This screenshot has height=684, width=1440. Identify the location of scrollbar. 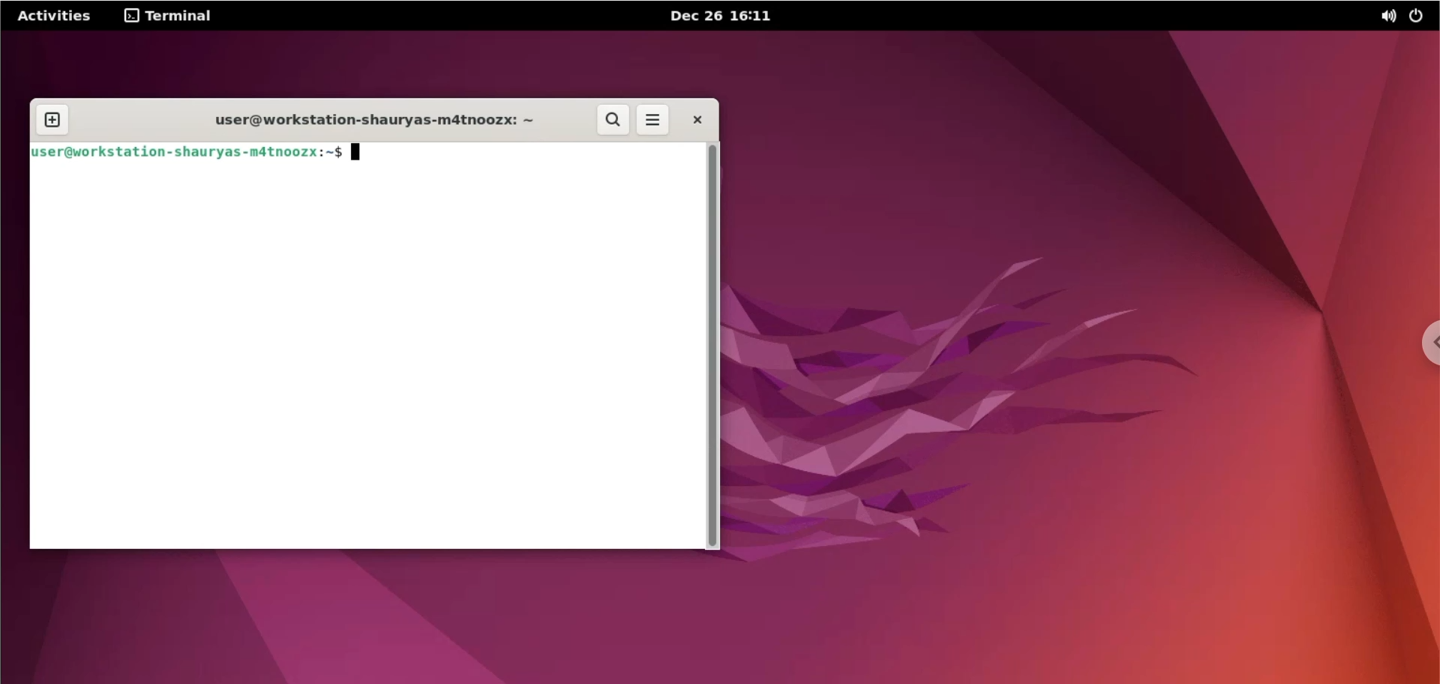
(709, 346).